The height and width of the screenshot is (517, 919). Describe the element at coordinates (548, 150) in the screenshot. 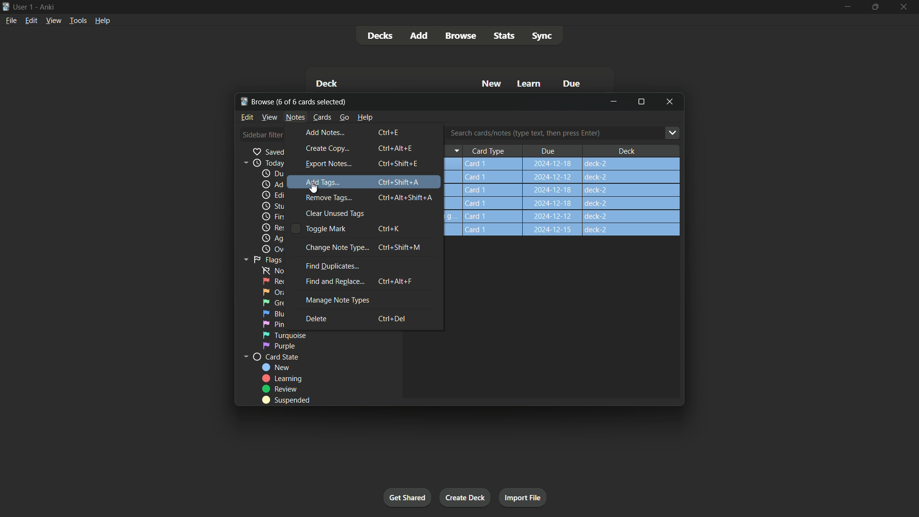

I see `Due` at that location.